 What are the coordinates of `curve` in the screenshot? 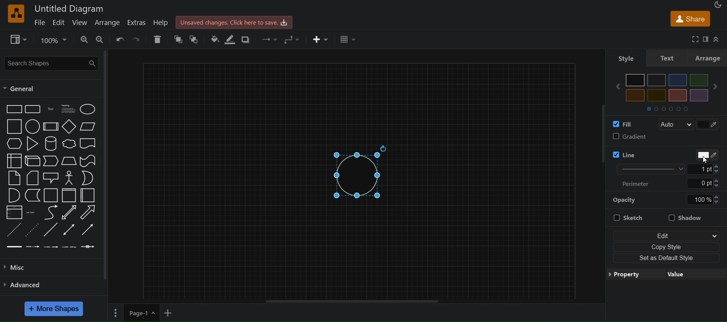 It's located at (51, 213).